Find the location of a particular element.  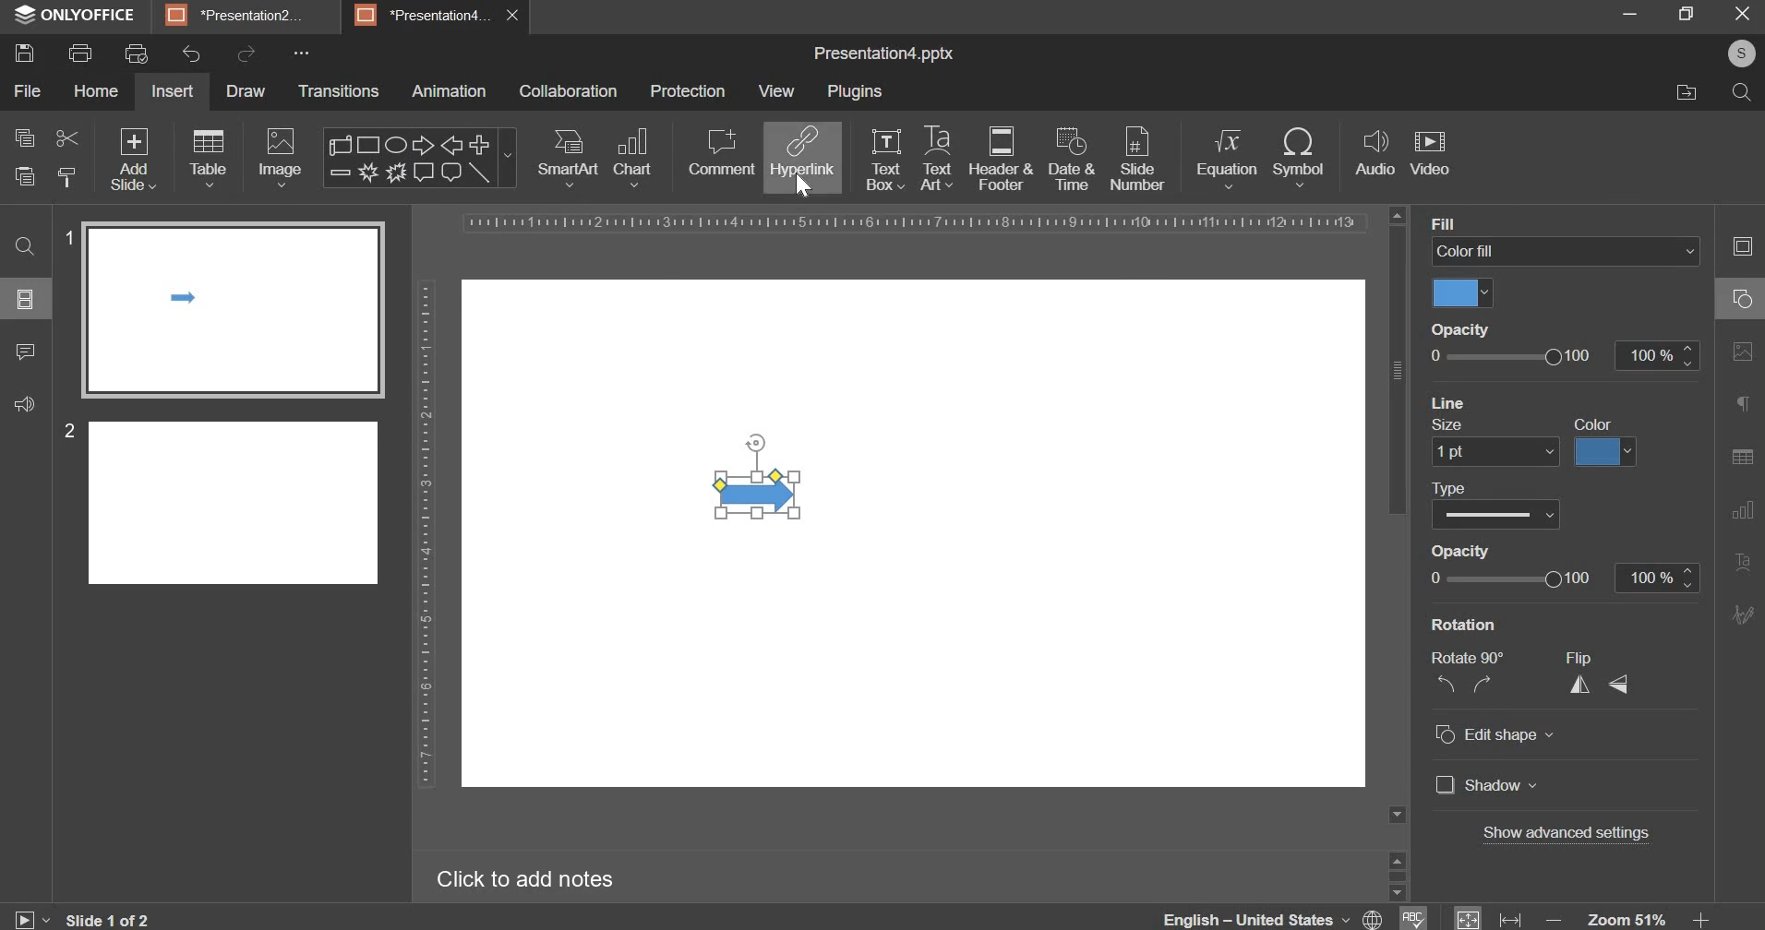

text art is located at coordinates (934, 159).